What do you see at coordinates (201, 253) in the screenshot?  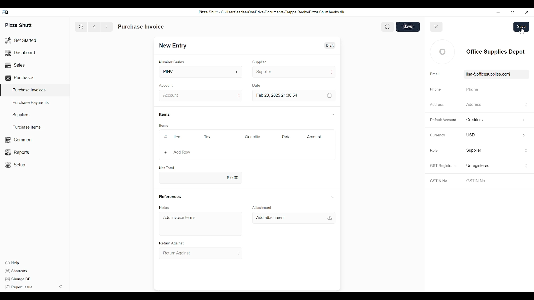 I see `Return Against ` at bounding box center [201, 253].